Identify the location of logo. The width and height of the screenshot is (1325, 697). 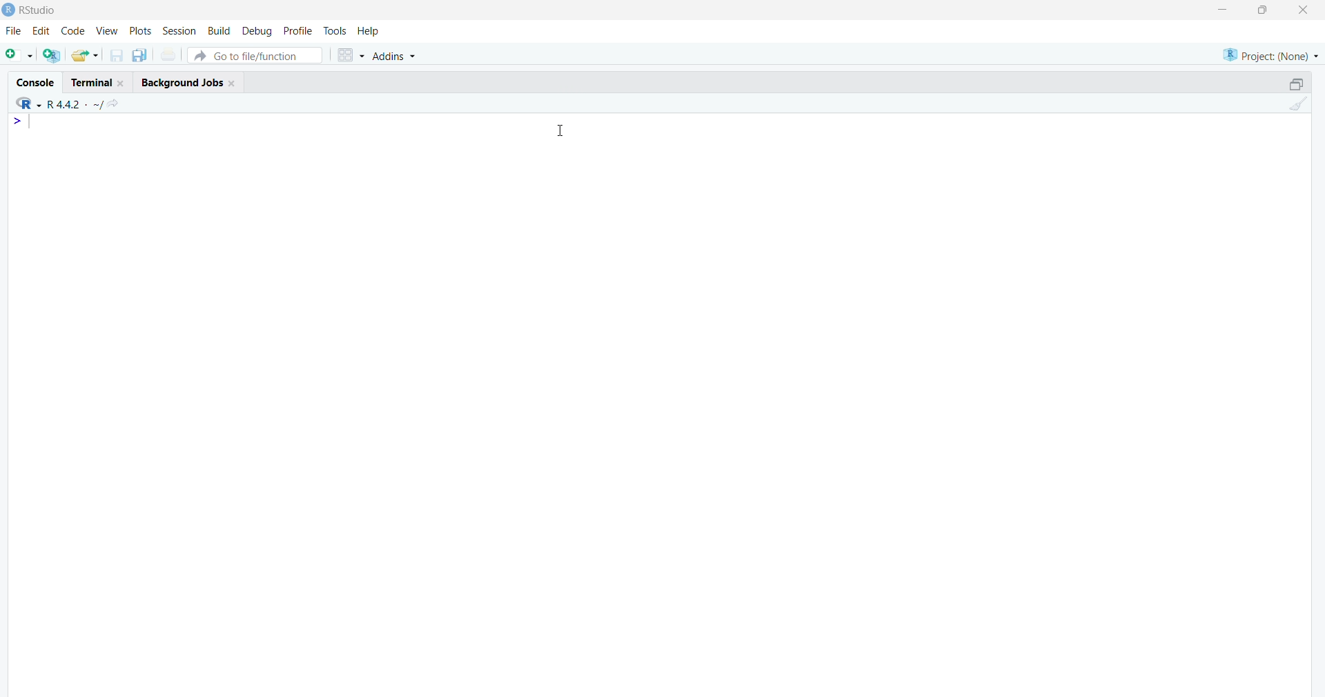
(9, 10).